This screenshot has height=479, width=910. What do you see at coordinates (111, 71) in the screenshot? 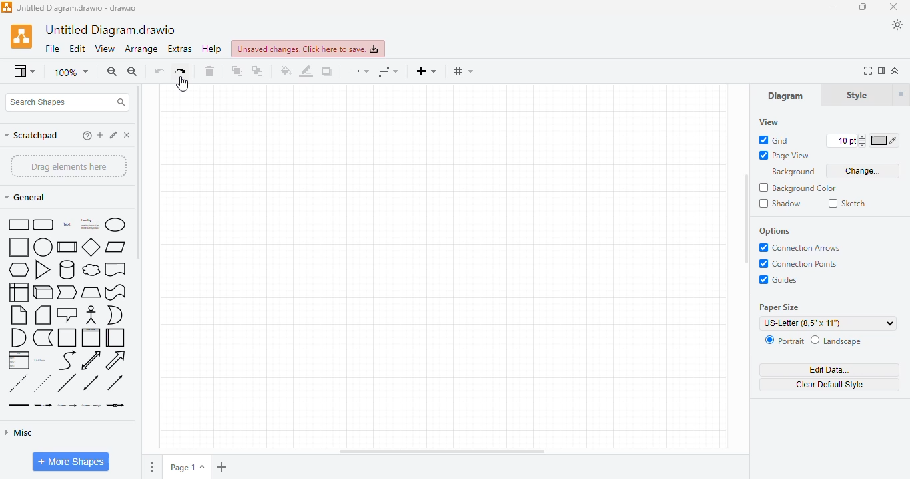
I see `zoom in` at bounding box center [111, 71].